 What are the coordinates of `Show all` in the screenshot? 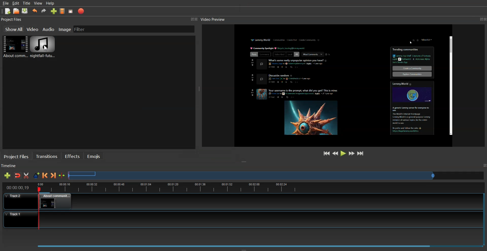 It's located at (13, 29).